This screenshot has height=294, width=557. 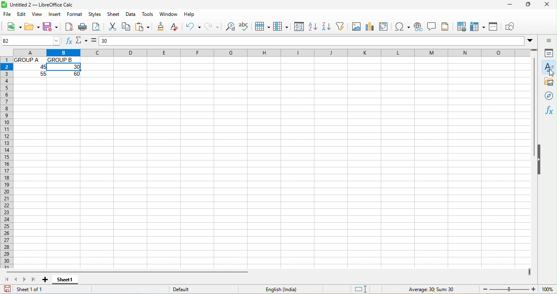 What do you see at coordinates (548, 66) in the screenshot?
I see `style` at bounding box center [548, 66].